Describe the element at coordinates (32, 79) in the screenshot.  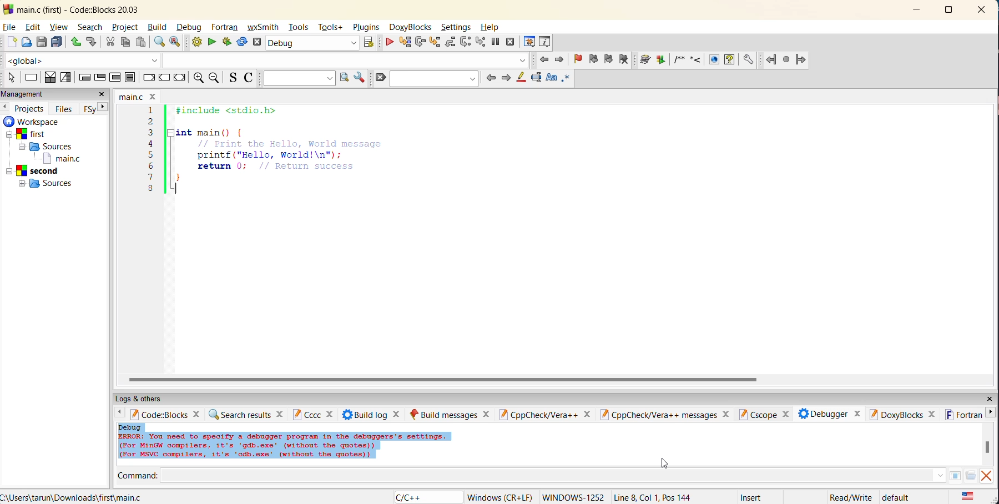
I see `instruction` at that location.